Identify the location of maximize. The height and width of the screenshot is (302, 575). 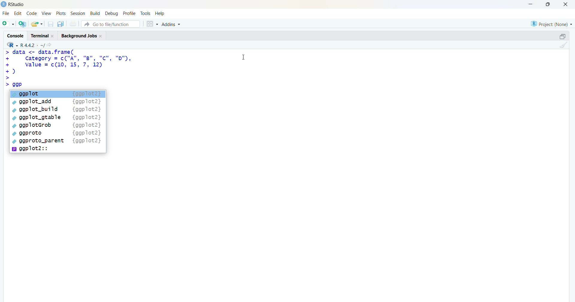
(562, 36).